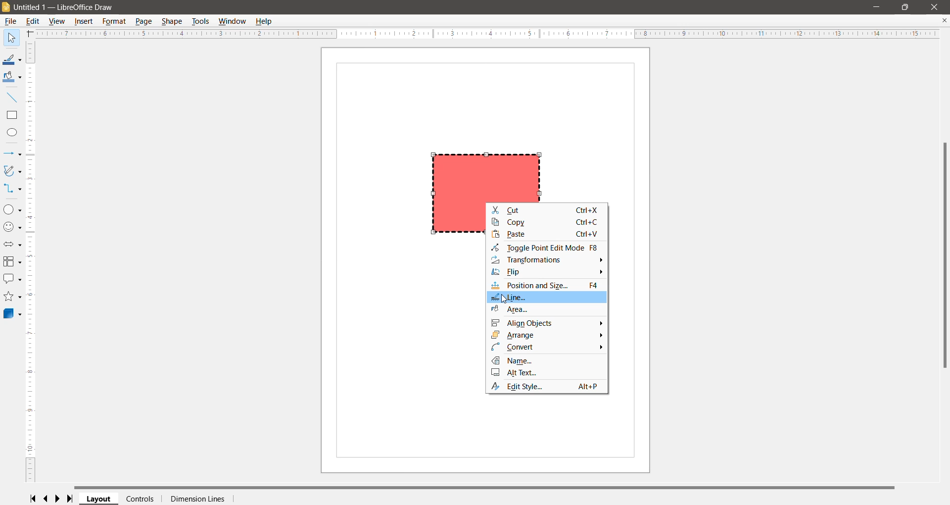  I want to click on Arrange, so click(516, 335).